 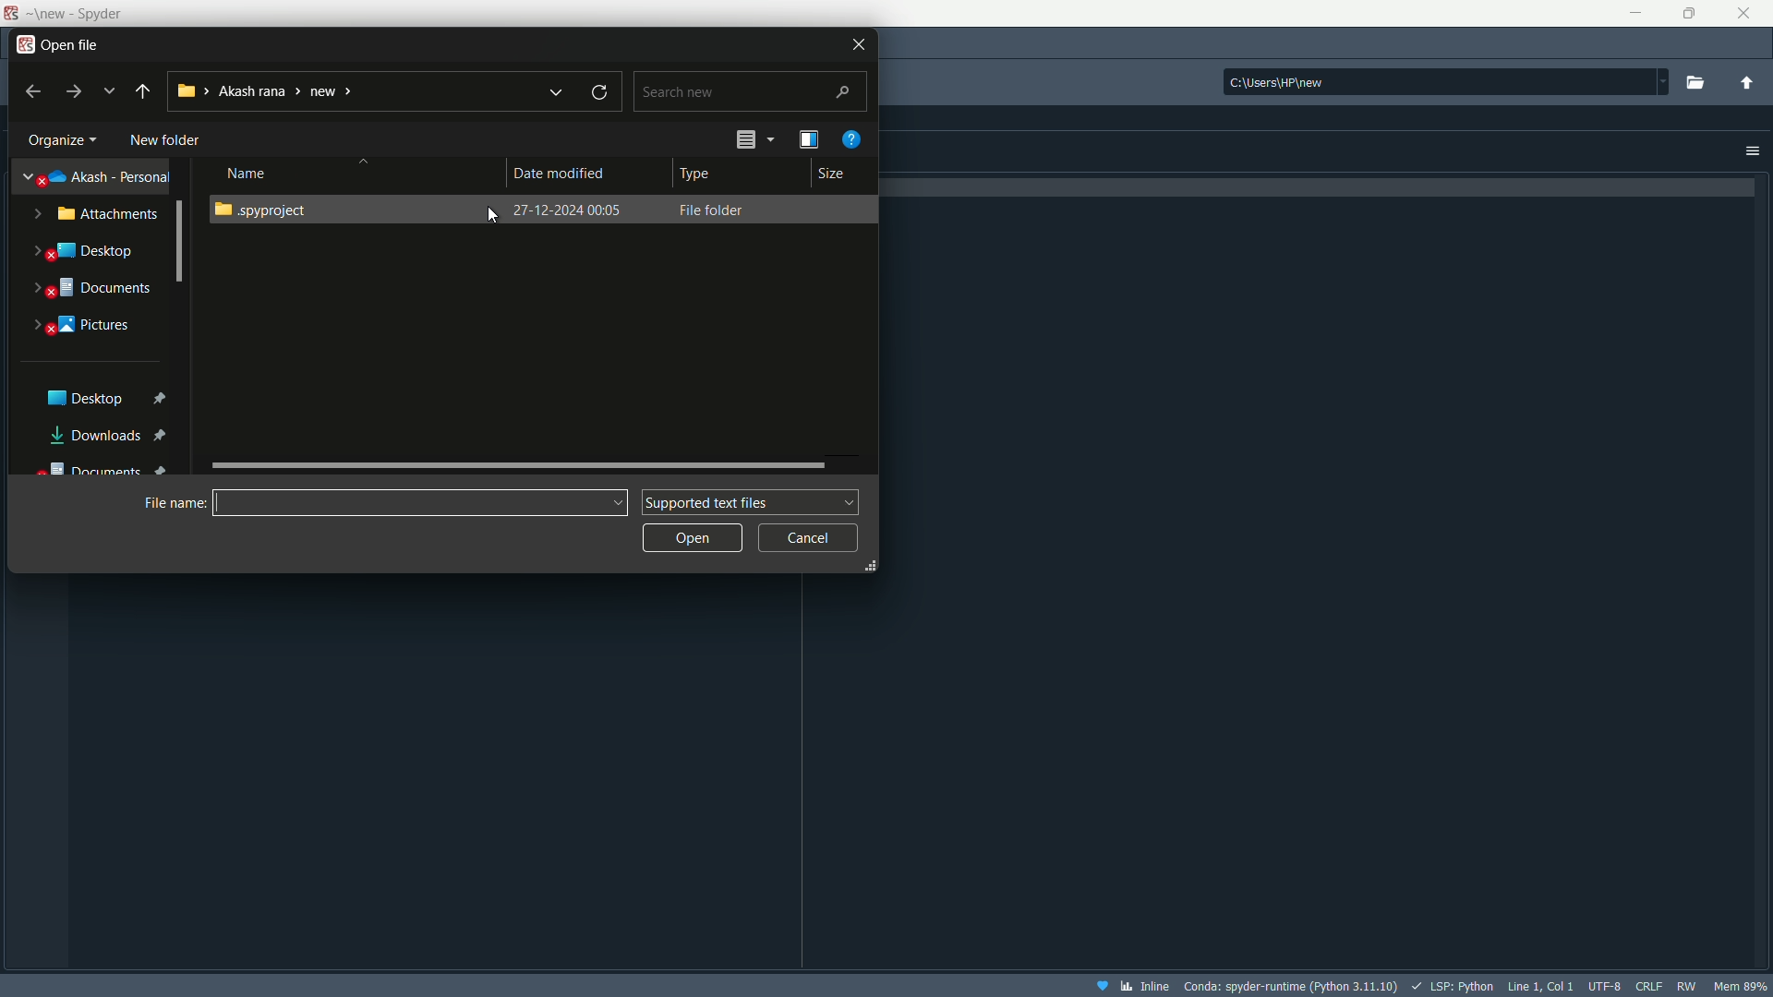 I want to click on Documnets, so click(x=91, y=288).